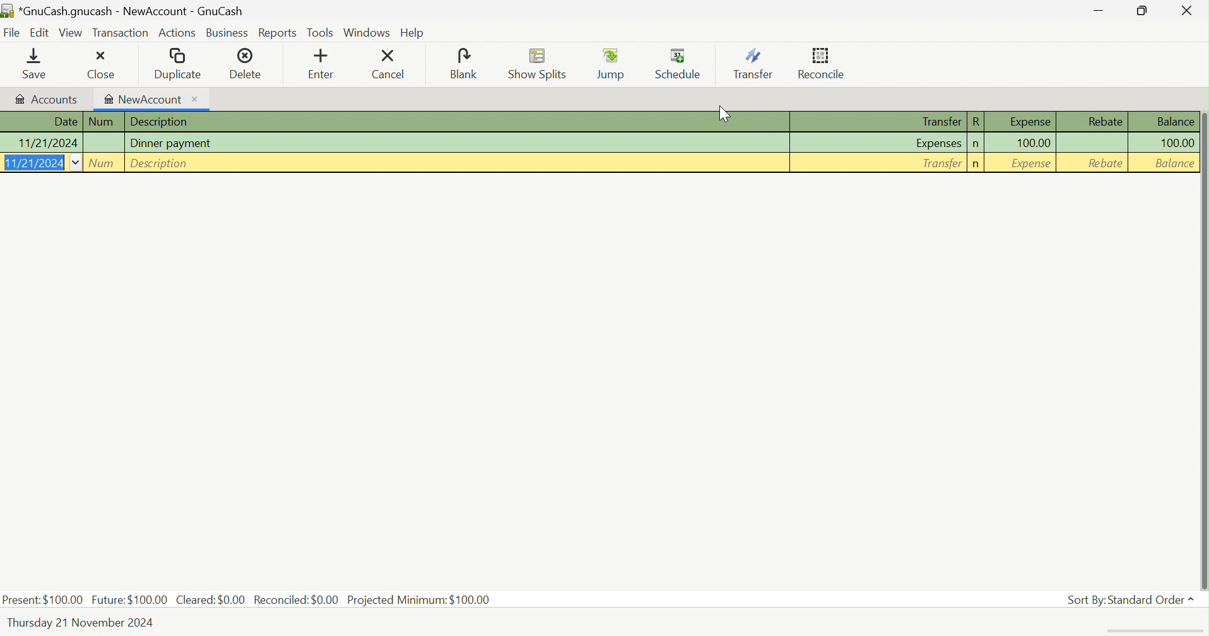  Describe the element at coordinates (752, 64) in the screenshot. I see `Transfer` at that location.